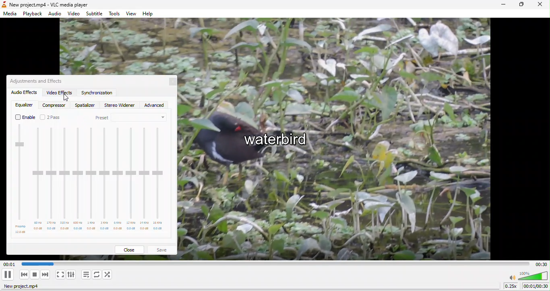  I want to click on 6khz volume bar, so click(118, 180).